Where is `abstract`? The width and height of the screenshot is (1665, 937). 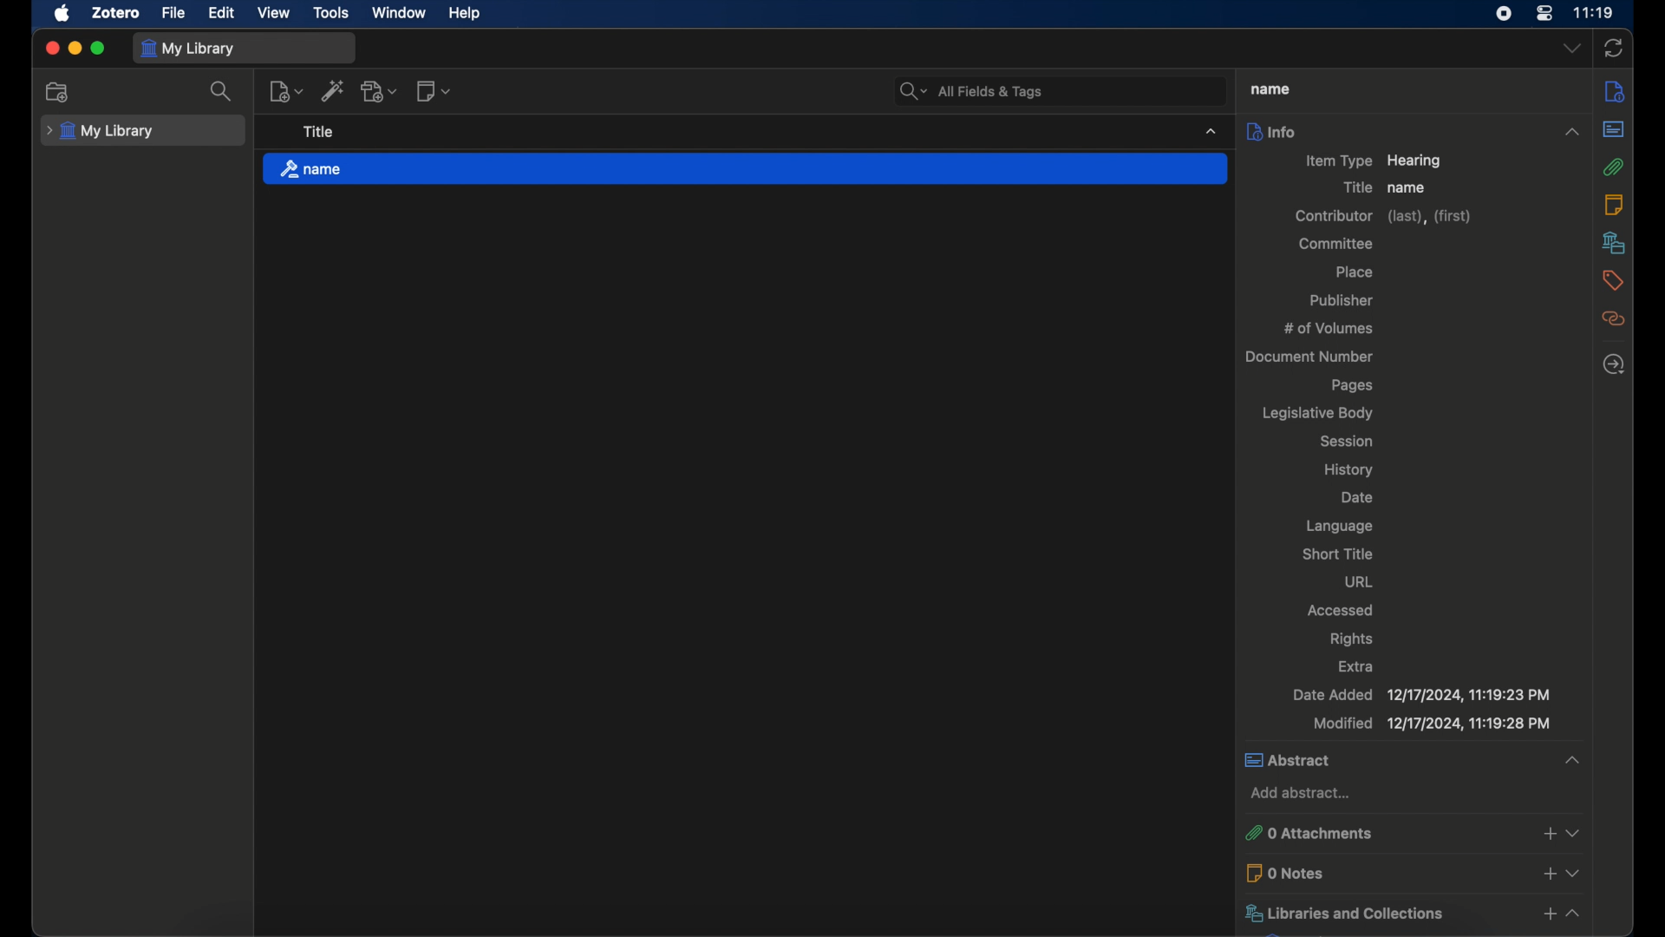 abstract is located at coordinates (1615, 129).